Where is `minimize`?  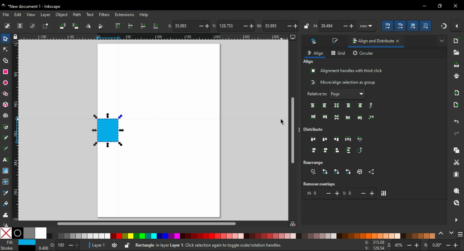 minimize is located at coordinates (423, 6).